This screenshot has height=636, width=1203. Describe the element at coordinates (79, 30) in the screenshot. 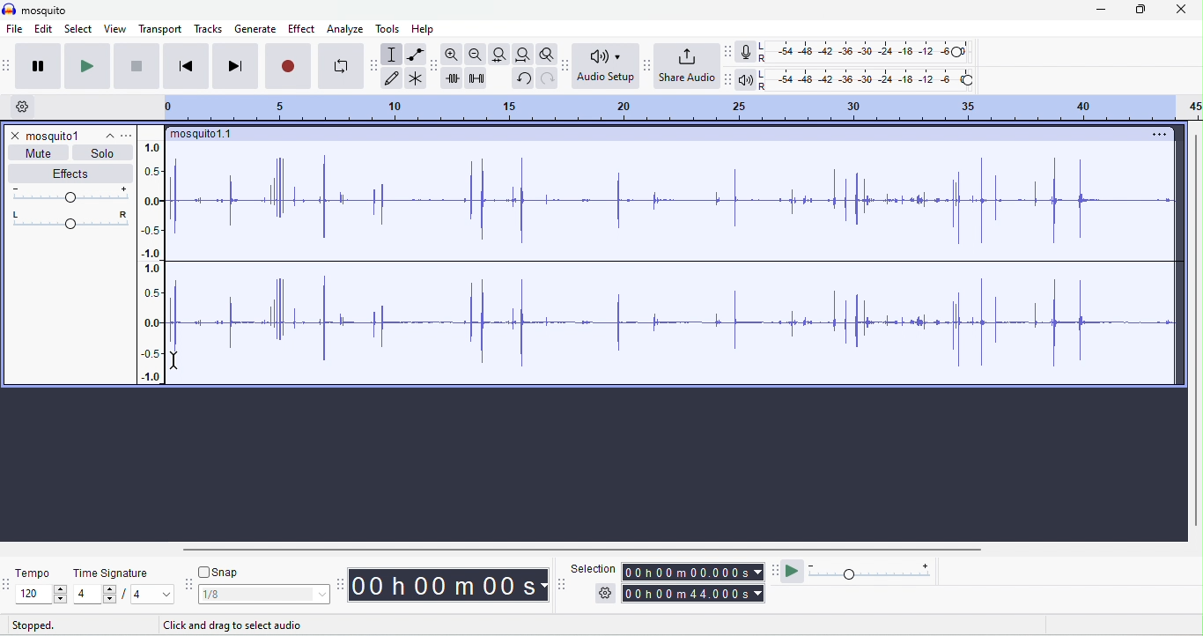

I see `select` at that location.